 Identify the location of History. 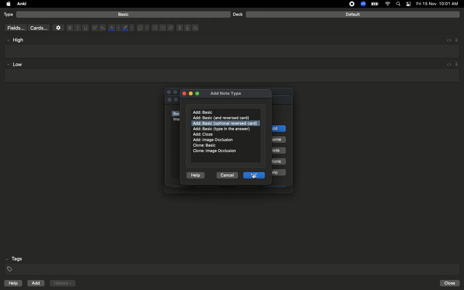
(63, 283).